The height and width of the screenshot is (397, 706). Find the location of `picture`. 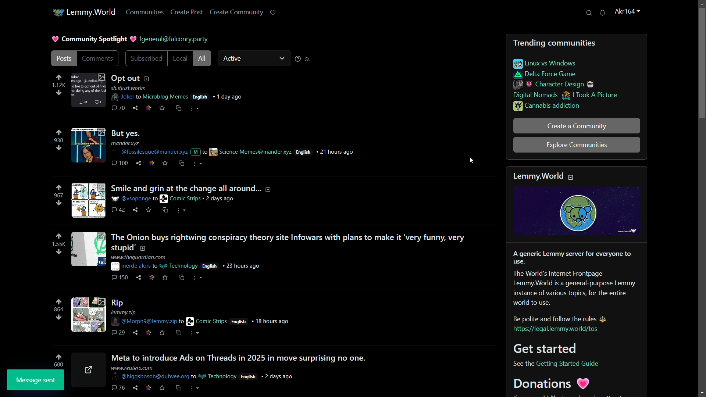

picture is located at coordinates (55, 40).